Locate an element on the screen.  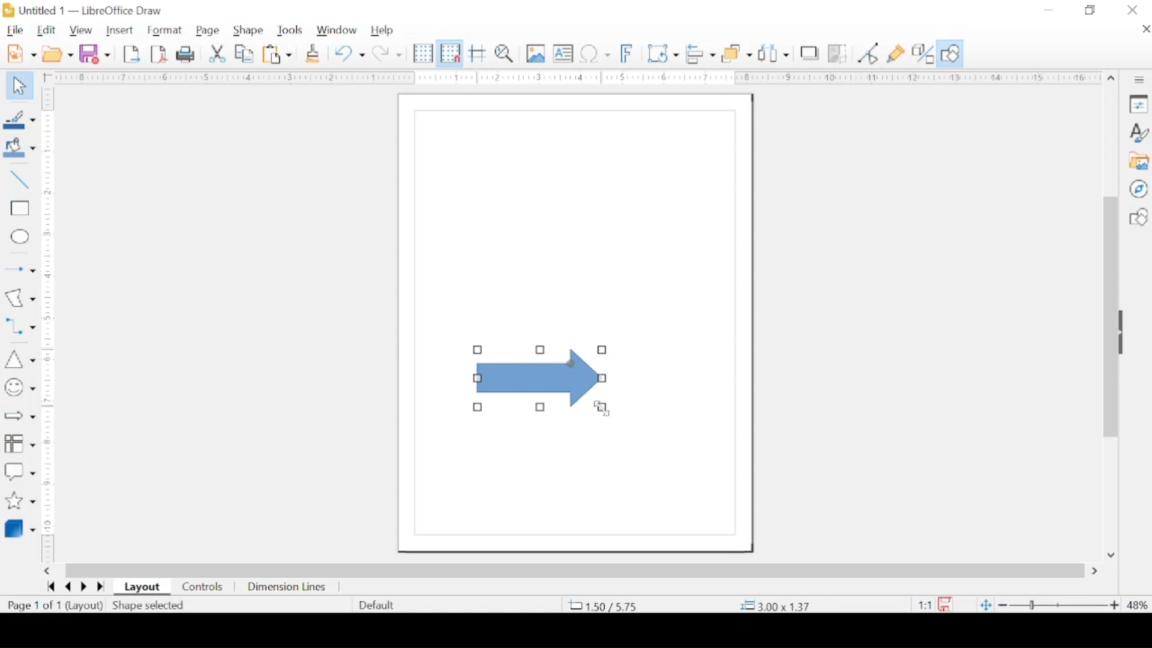
coordinate is located at coordinates (602, 605).